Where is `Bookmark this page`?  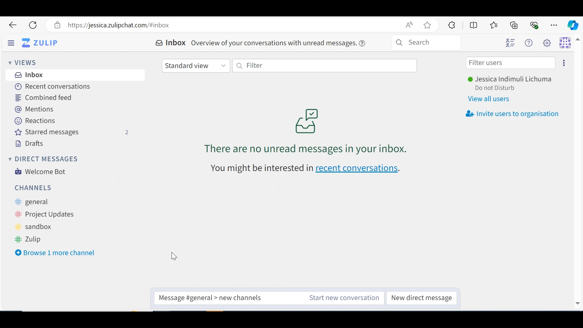 Bookmark this page is located at coordinates (429, 26).